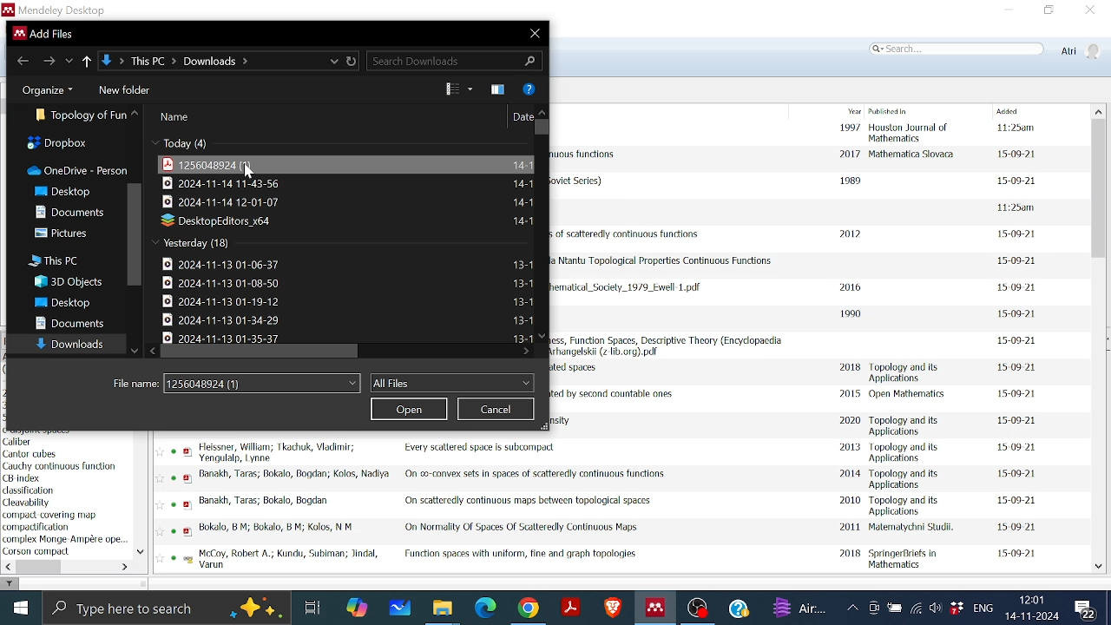 The height and width of the screenshot is (625, 1111). I want to click on File, so click(523, 302).